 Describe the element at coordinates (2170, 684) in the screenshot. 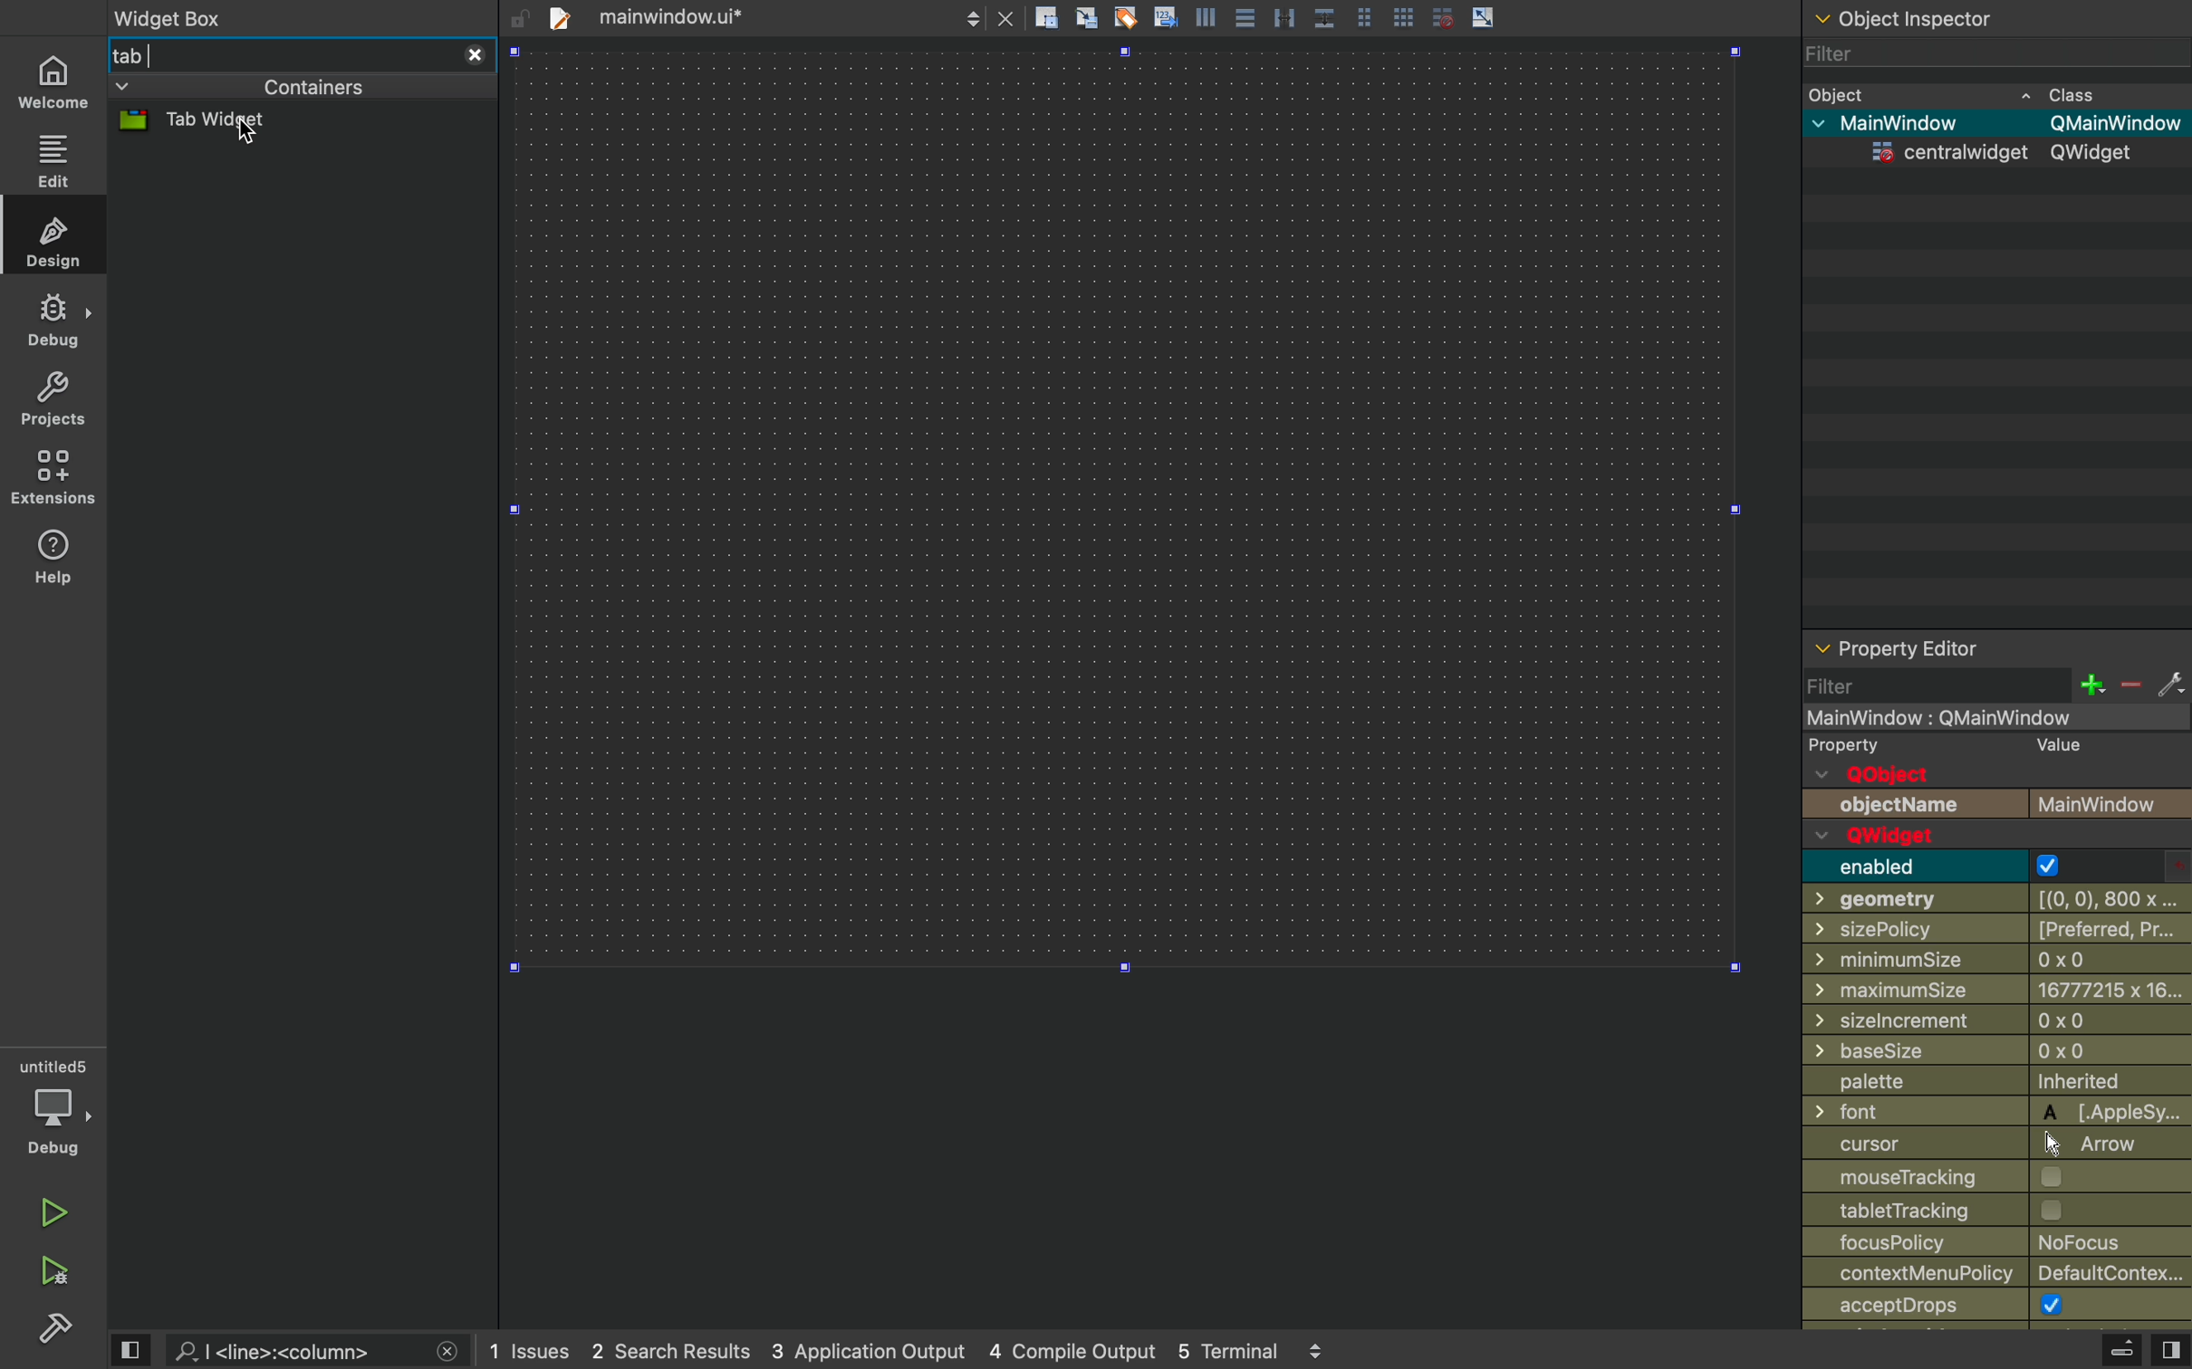

I see `settings` at that location.